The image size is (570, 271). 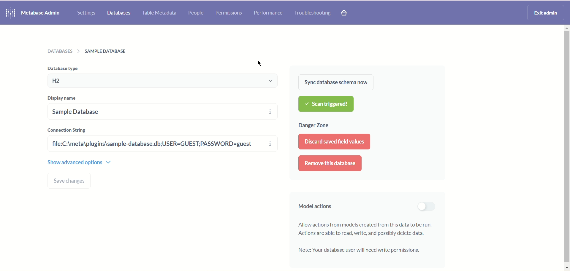 What do you see at coordinates (268, 13) in the screenshot?
I see `performance` at bounding box center [268, 13].